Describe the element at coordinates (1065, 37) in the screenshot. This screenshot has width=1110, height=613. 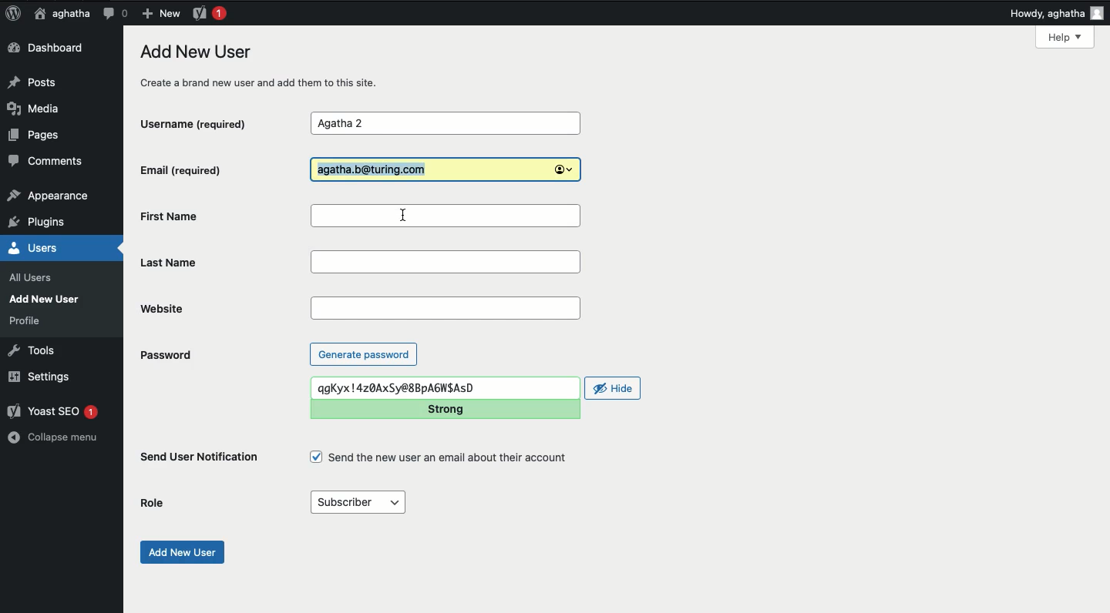
I see `Help` at that location.